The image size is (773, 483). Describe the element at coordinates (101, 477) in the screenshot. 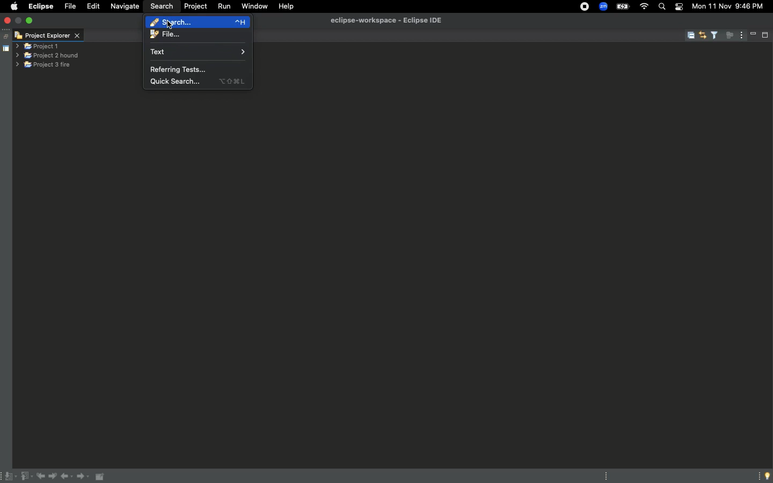

I see `Pin editor` at that location.